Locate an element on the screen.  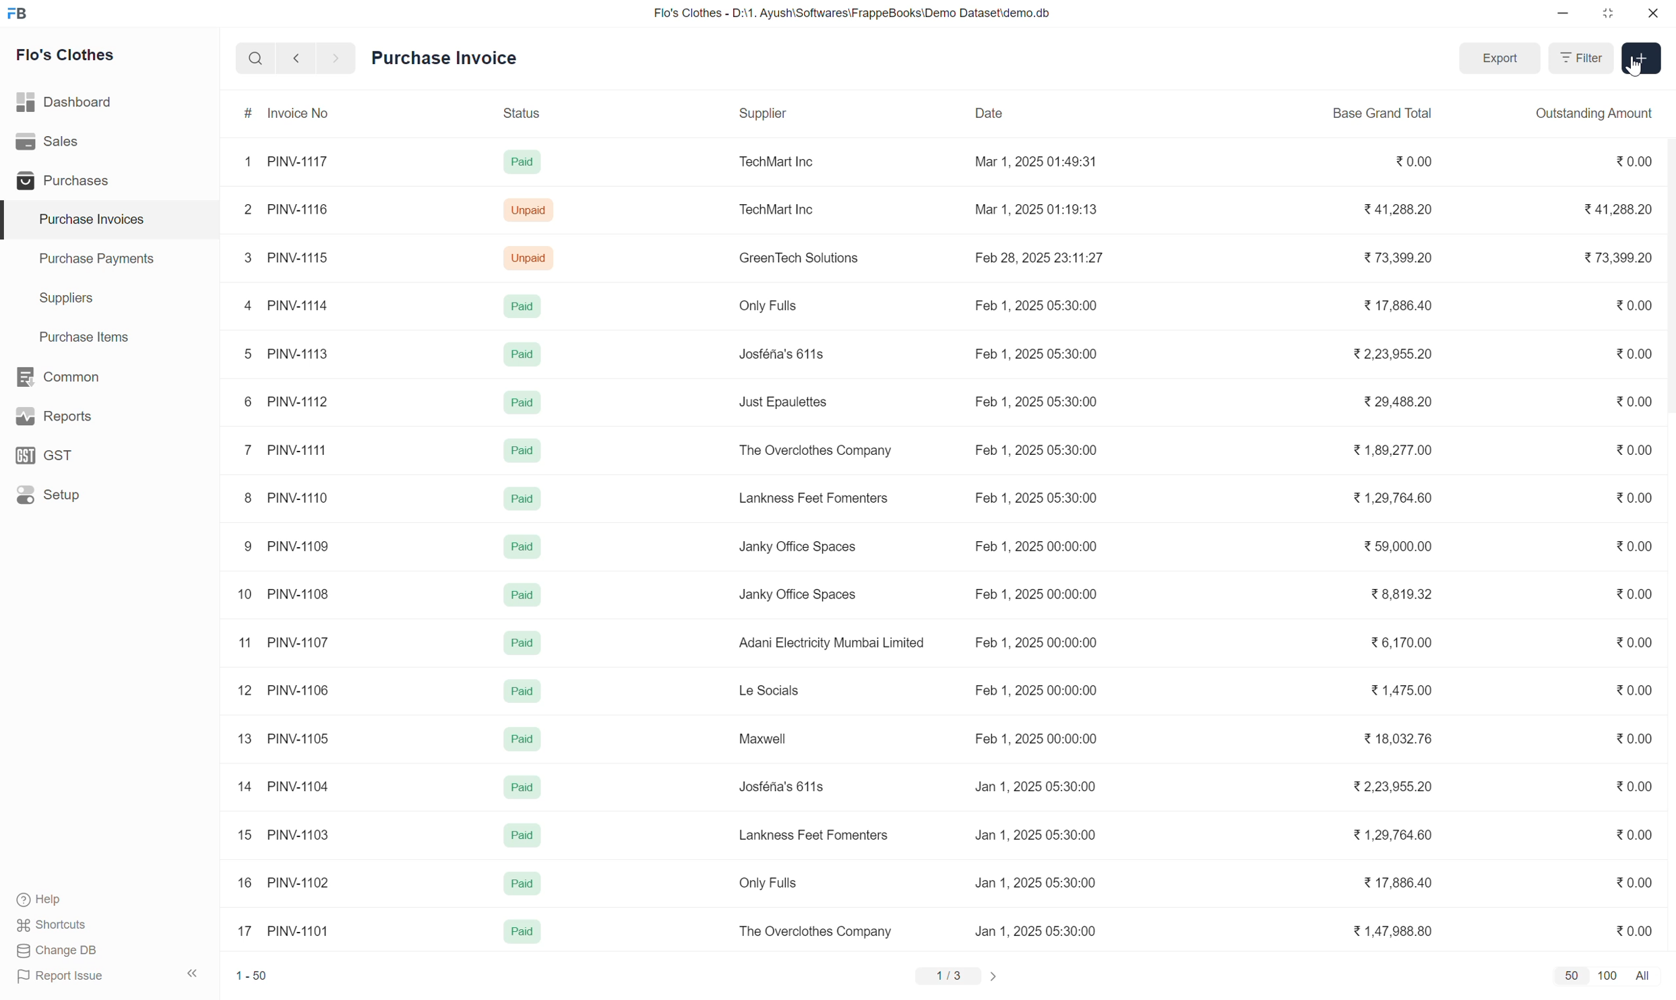
12 PINV-1106 is located at coordinates (284, 691).